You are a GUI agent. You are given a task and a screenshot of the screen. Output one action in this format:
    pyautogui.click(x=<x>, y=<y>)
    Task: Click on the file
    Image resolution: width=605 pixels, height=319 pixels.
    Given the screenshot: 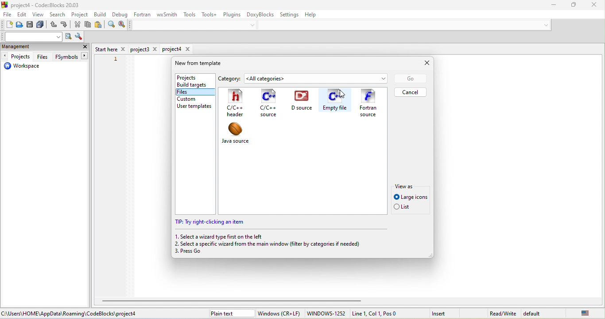 What is the action you would take?
    pyautogui.click(x=7, y=15)
    